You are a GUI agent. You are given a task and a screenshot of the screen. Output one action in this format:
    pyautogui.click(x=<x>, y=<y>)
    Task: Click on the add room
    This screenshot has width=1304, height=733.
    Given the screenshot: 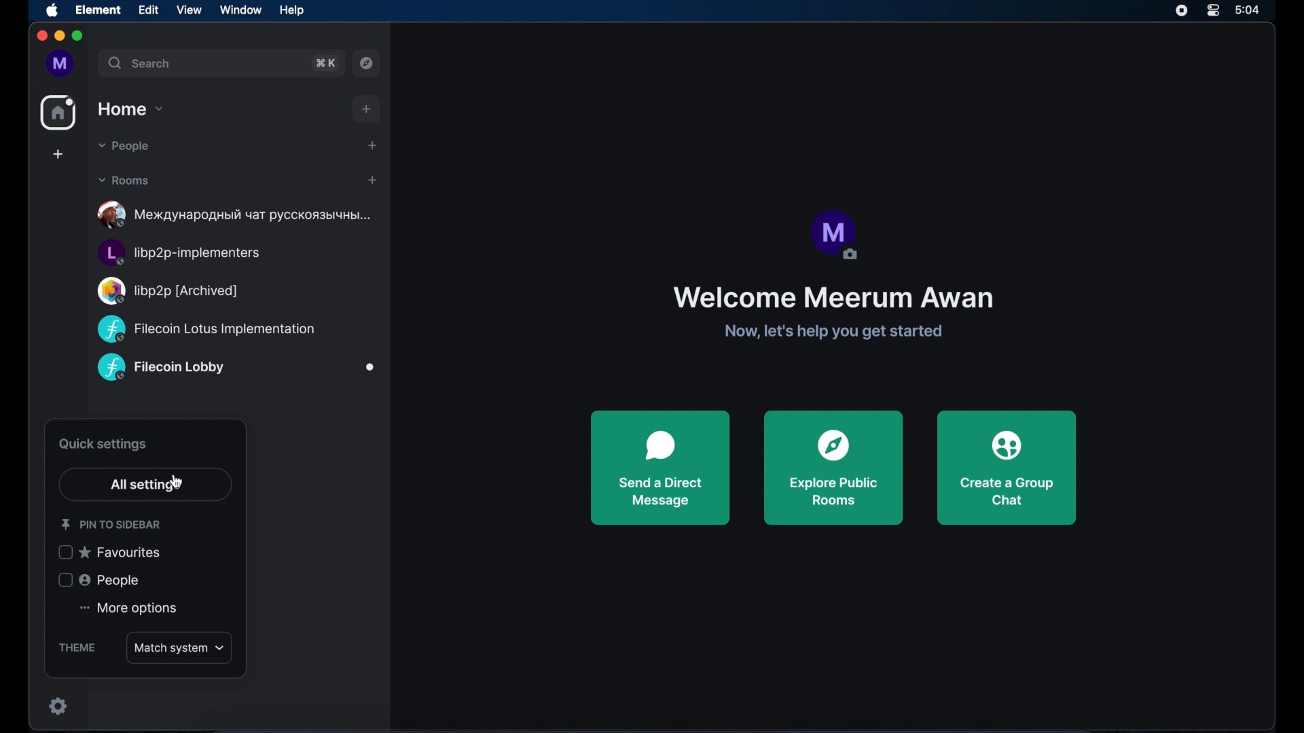 What is the action you would take?
    pyautogui.click(x=367, y=109)
    